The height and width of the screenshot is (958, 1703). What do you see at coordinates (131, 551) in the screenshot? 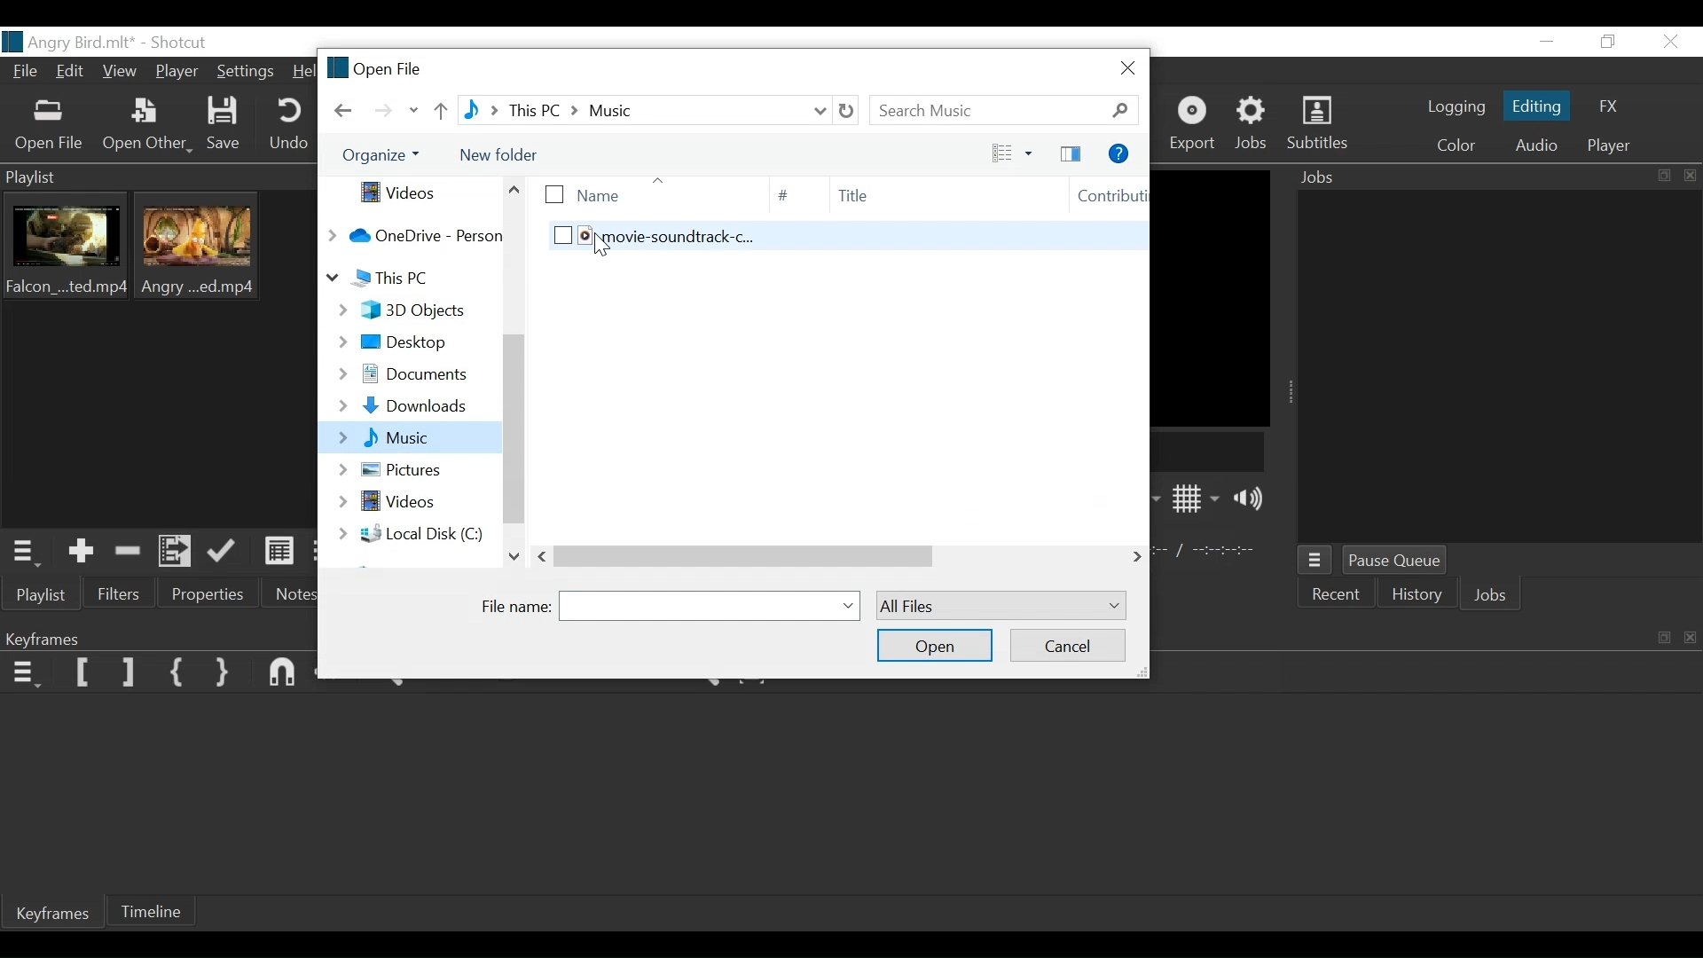
I see `Remove cut` at bounding box center [131, 551].